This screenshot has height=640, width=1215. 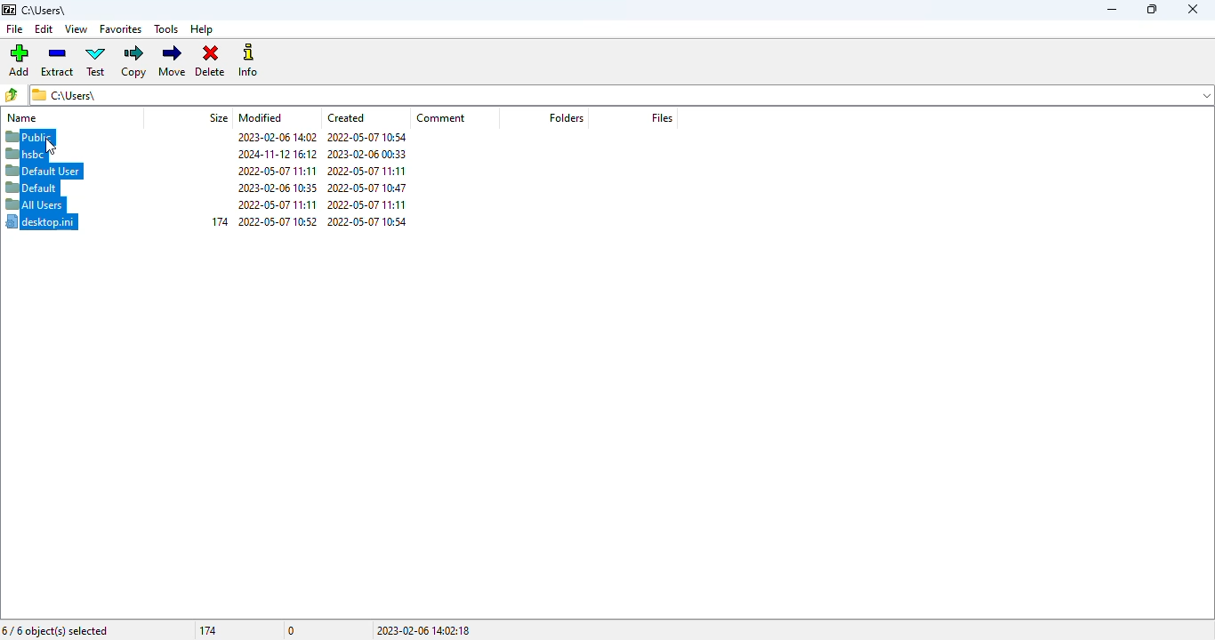 I want to click on size, so click(x=218, y=118).